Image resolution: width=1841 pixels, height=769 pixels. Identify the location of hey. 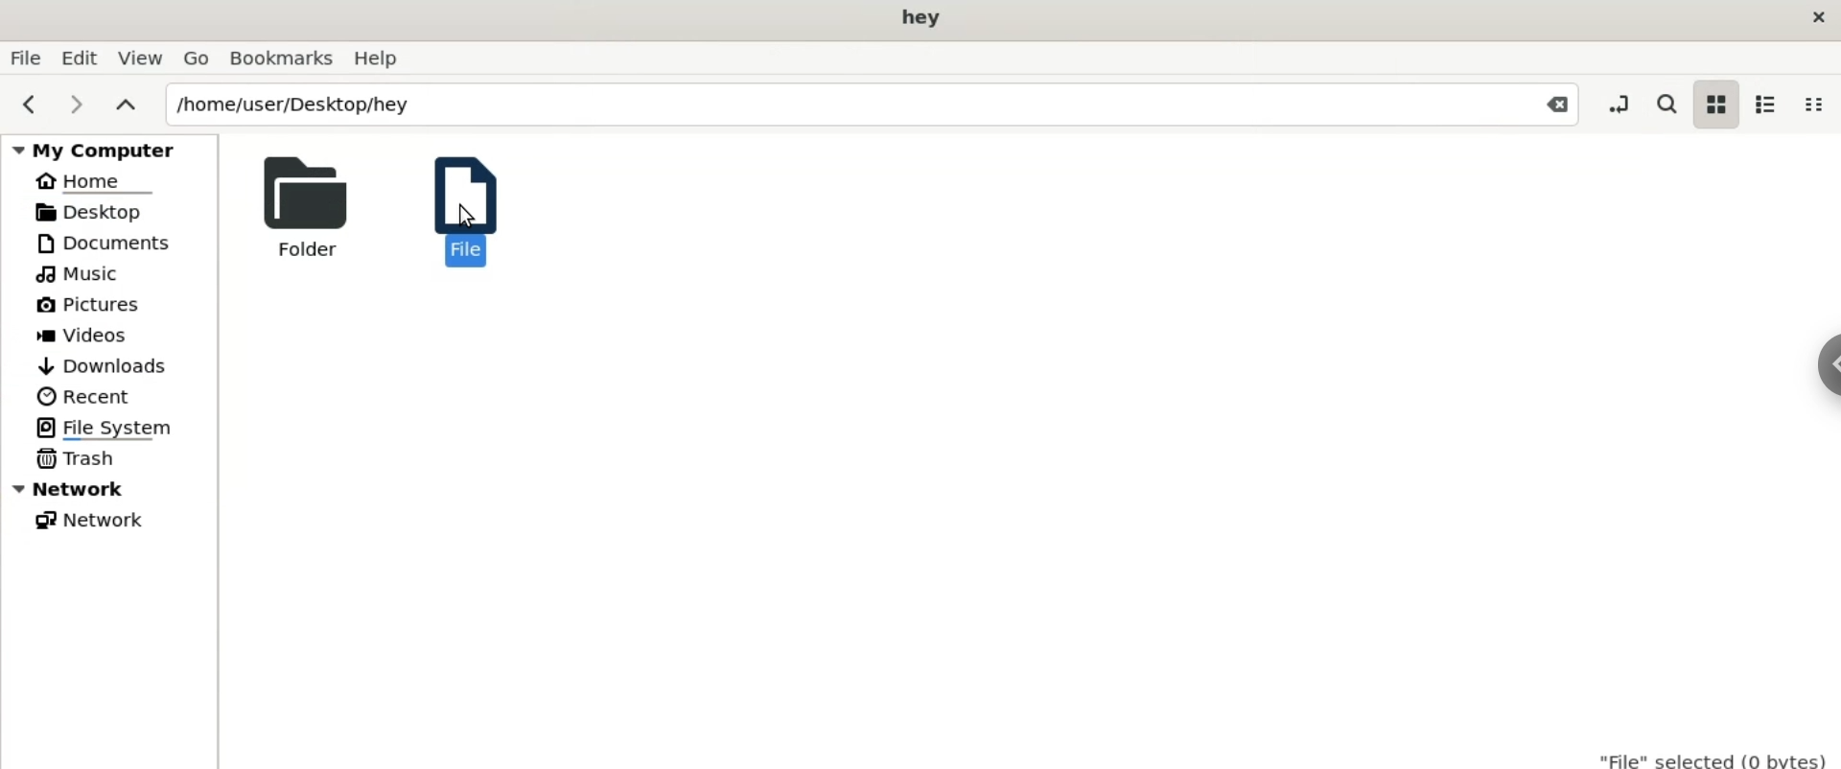
(922, 19).